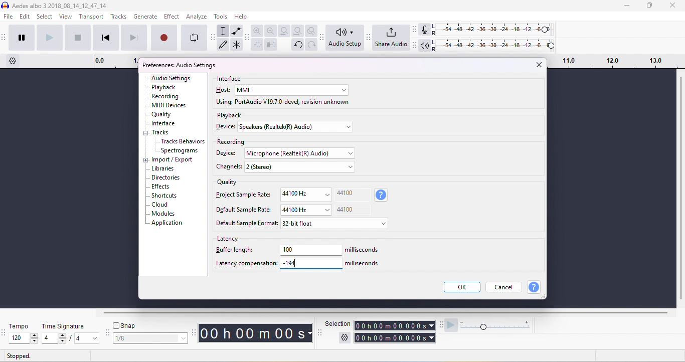  I want to click on audacity transport toolbar, so click(5, 37).